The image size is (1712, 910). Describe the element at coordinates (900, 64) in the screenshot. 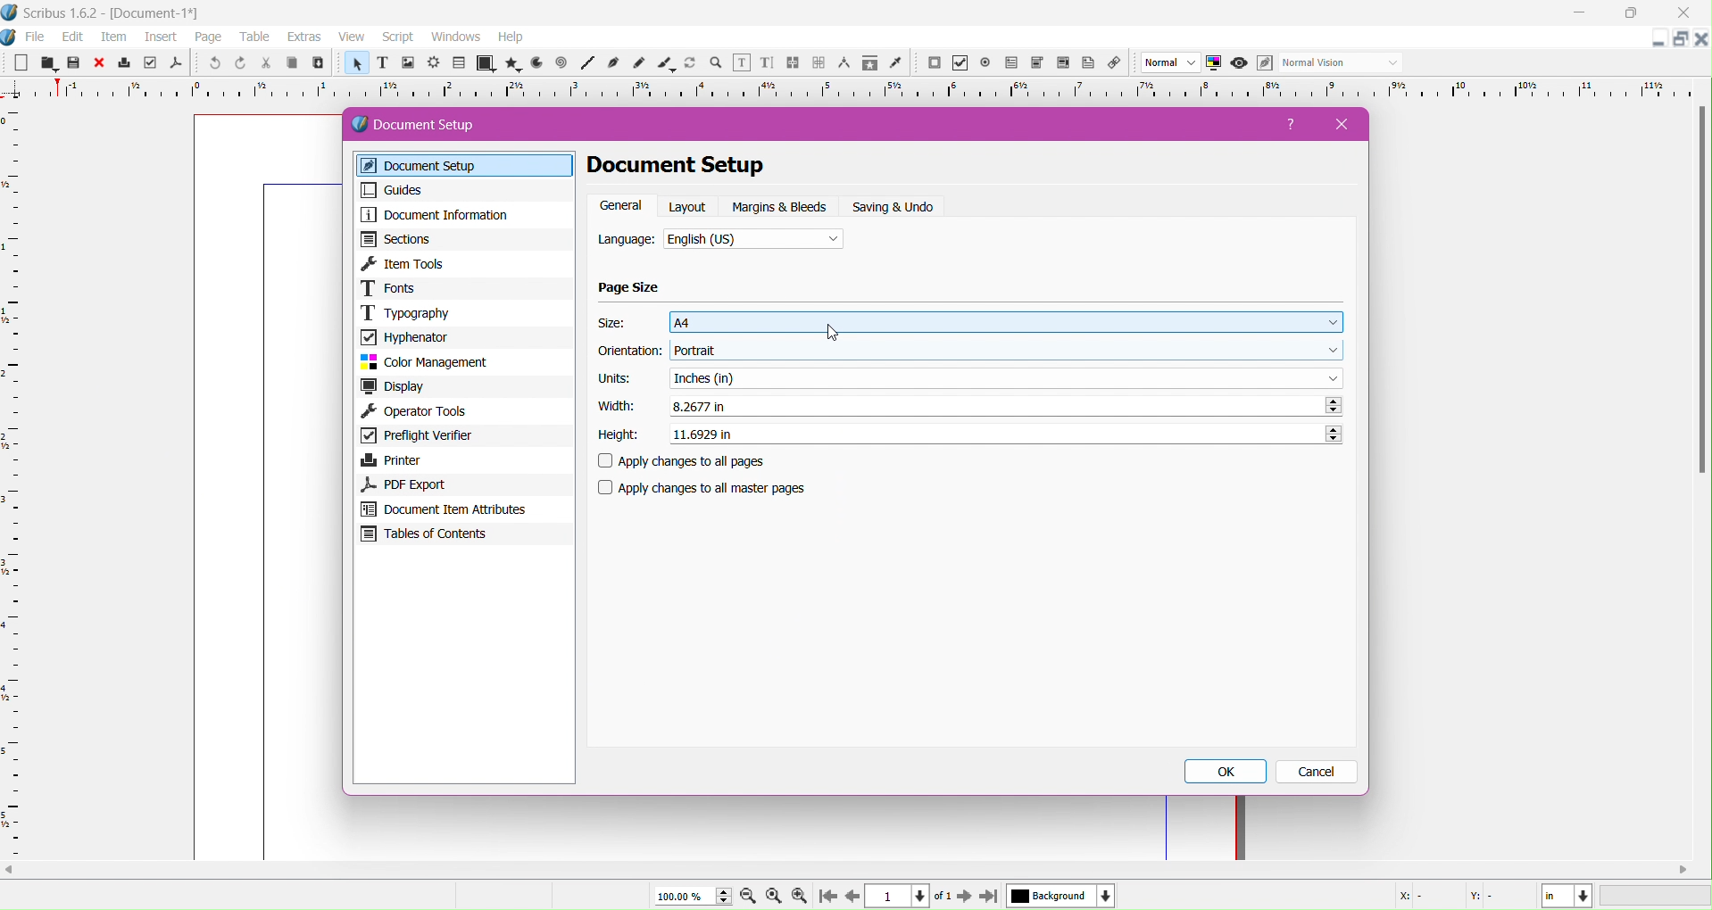

I see `eye dropper` at that location.